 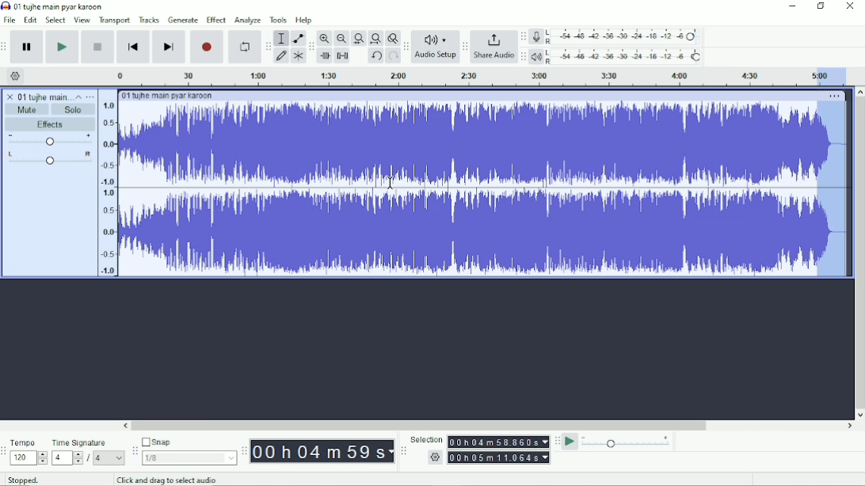 I want to click on 120, so click(x=29, y=458).